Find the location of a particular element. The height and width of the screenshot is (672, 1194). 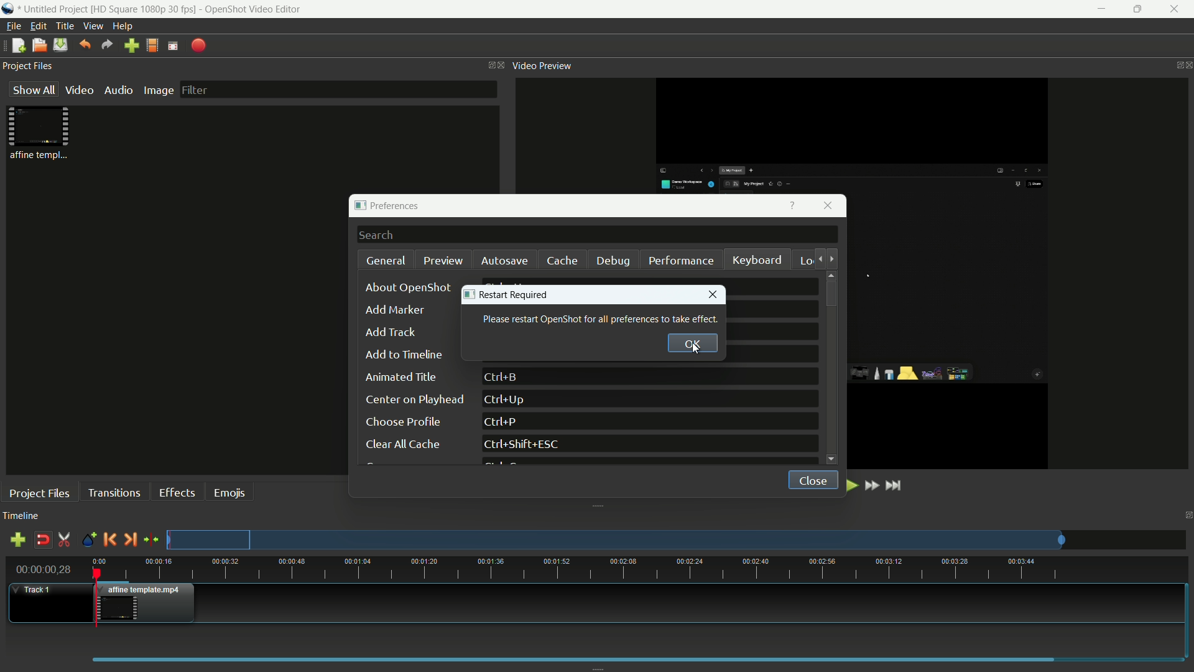

open file is located at coordinates (39, 45).